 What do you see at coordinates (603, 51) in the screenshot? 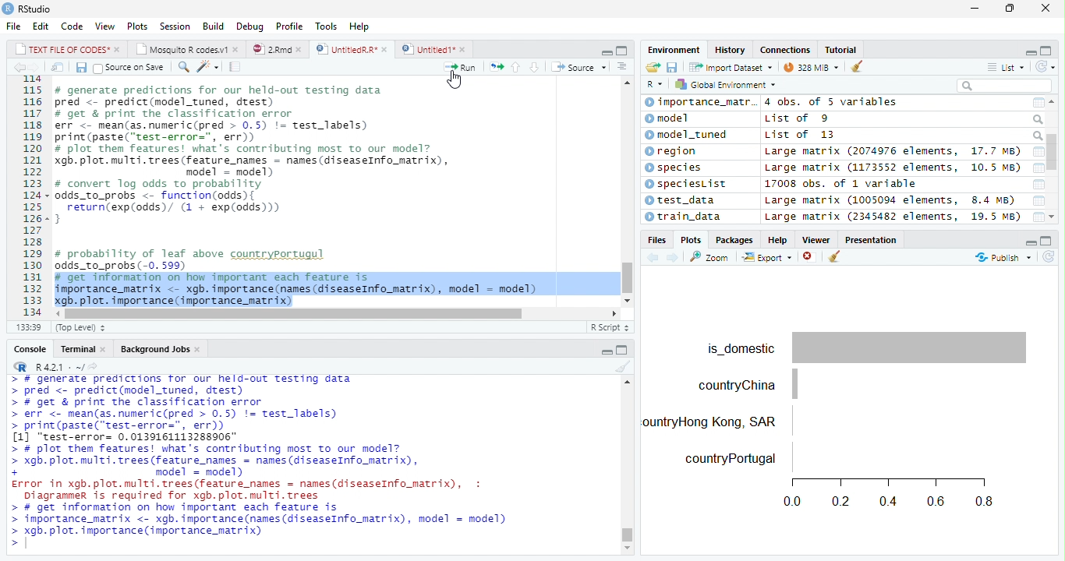
I see `Minimize` at bounding box center [603, 51].